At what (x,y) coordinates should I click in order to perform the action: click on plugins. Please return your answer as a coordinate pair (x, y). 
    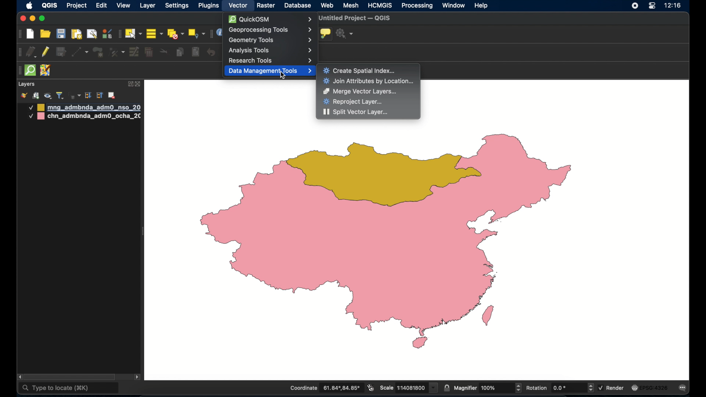
    Looking at the image, I should click on (210, 6).